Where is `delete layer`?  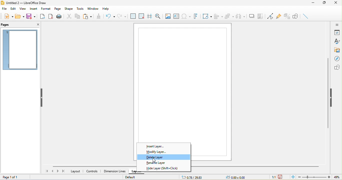 delete layer is located at coordinates (164, 157).